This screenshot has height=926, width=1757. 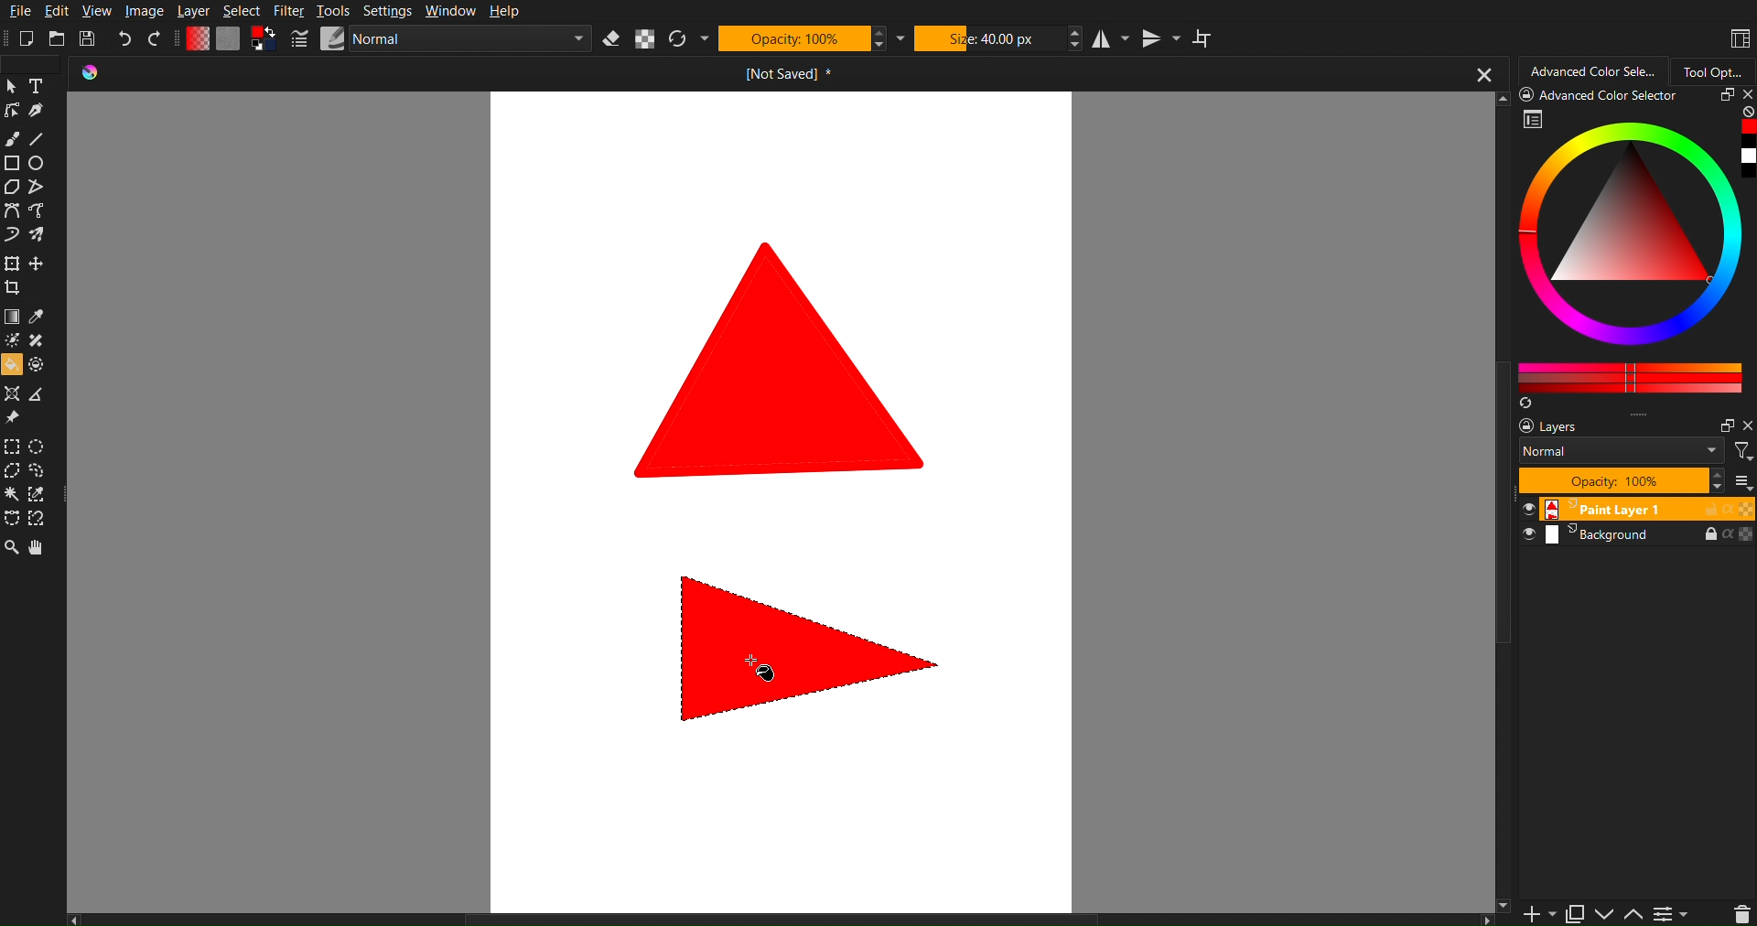 What do you see at coordinates (11, 340) in the screenshot?
I see `Brightness` at bounding box center [11, 340].